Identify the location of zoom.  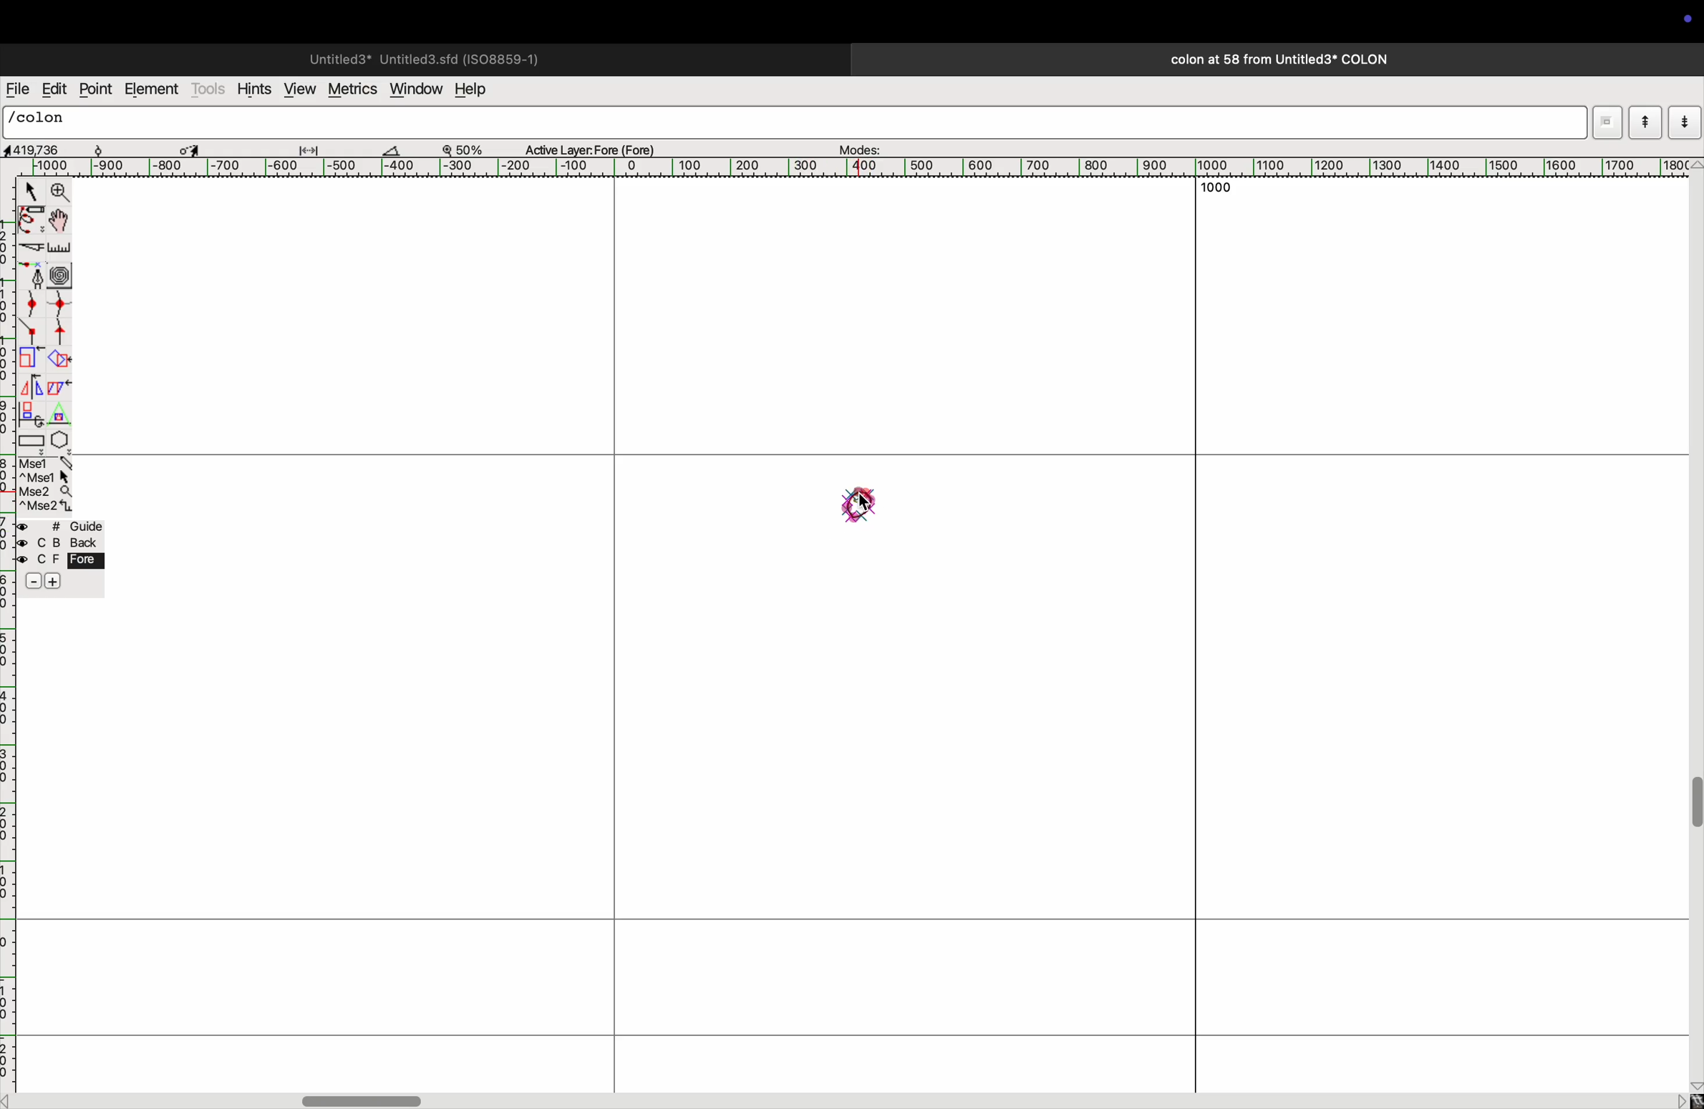
(61, 192).